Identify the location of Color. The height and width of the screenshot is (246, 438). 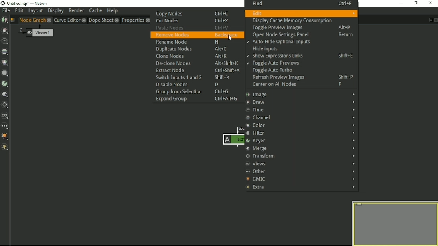
(300, 125).